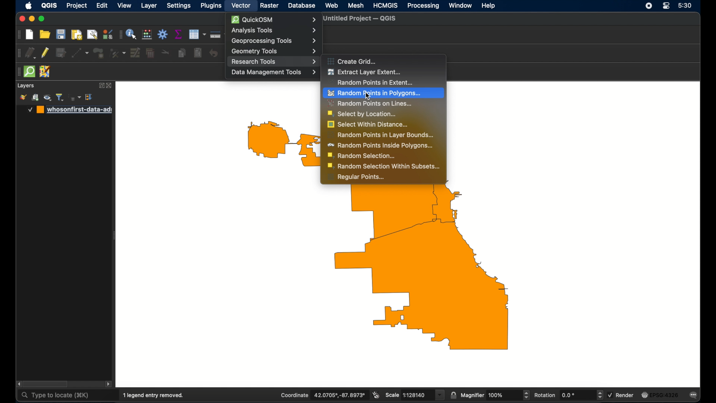 The height and width of the screenshot is (403, 716). I want to click on random points on lines, so click(370, 104).